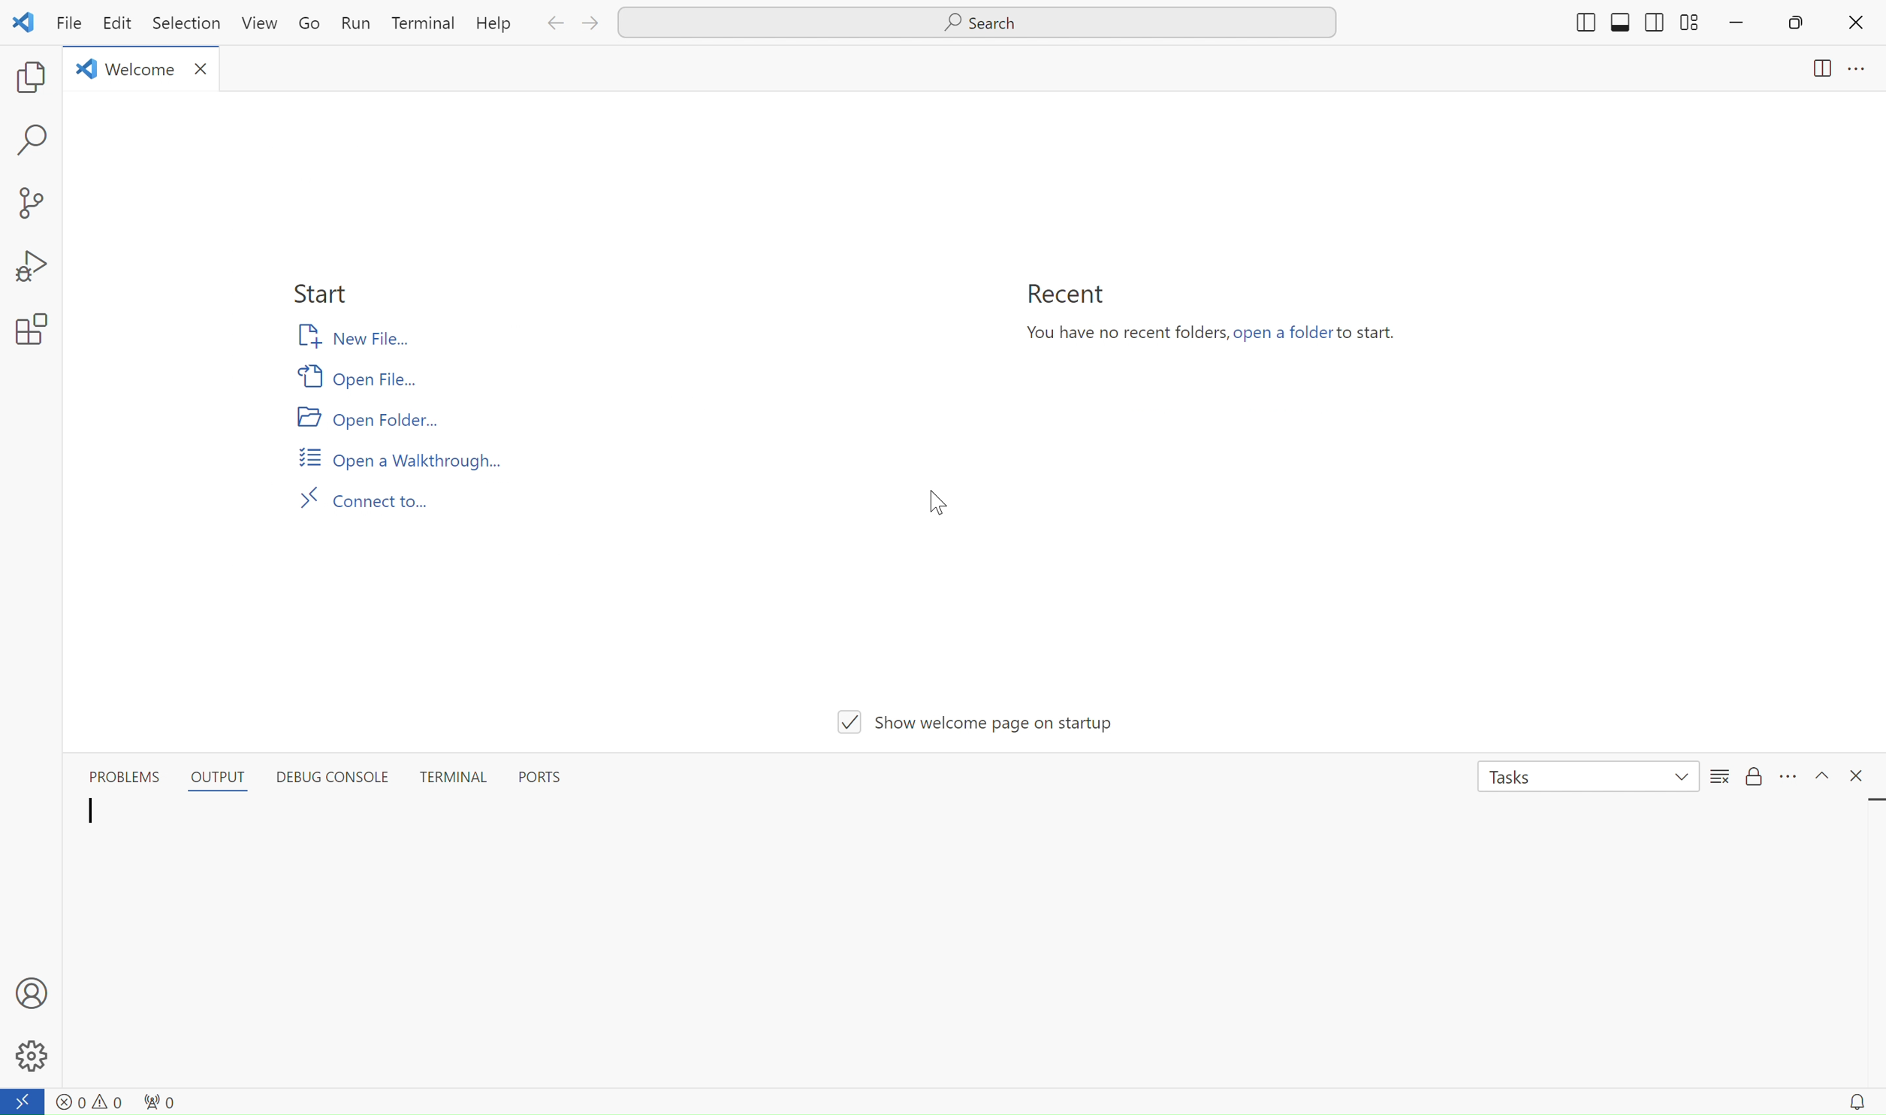  Describe the element at coordinates (945, 503) in the screenshot. I see `cursor` at that location.